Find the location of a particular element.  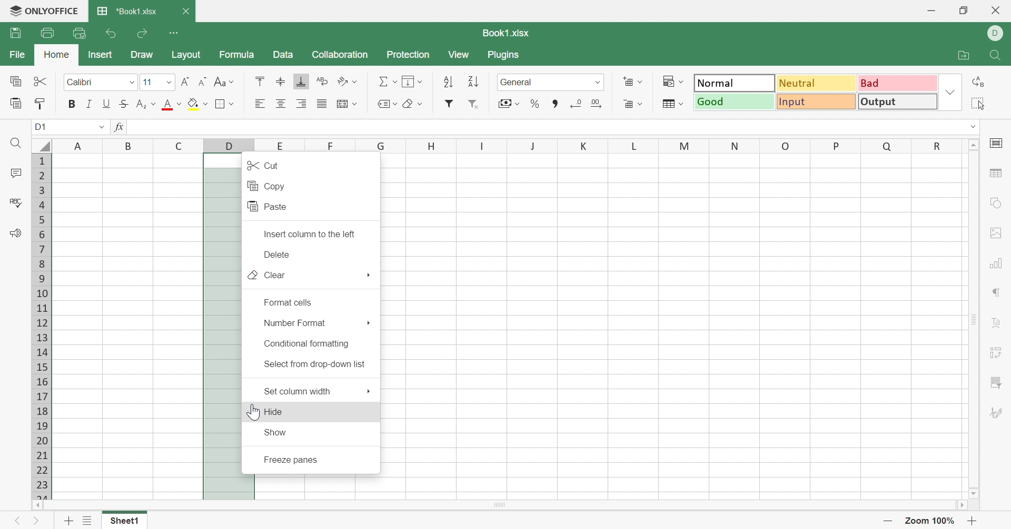

Cut is located at coordinates (41, 83).